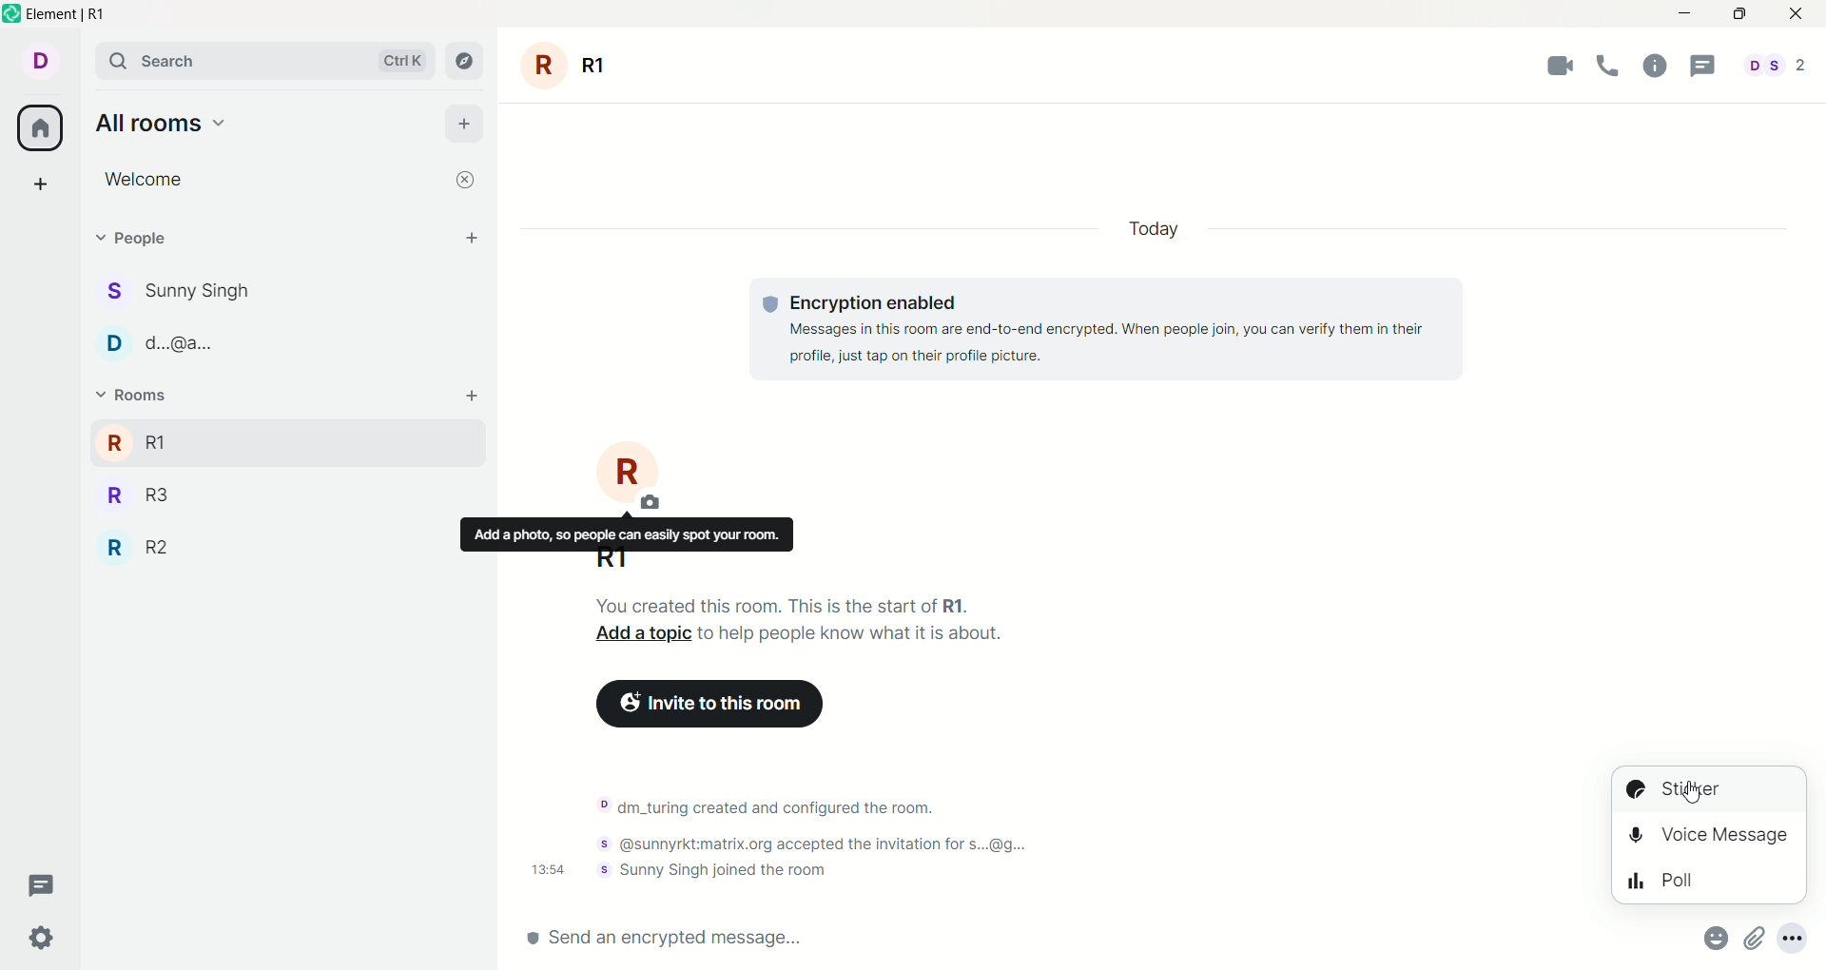 Image resolution: width=1826 pixels, height=970 pixels. Describe the element at coordinates (39, 127) in the screenshot. I see `home` at that location.